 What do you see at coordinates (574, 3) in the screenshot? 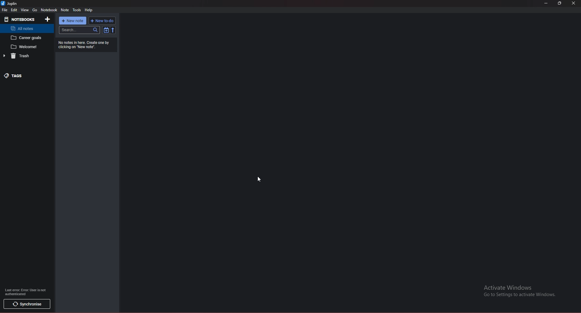
I see `close` at bounding box center [574, 3].